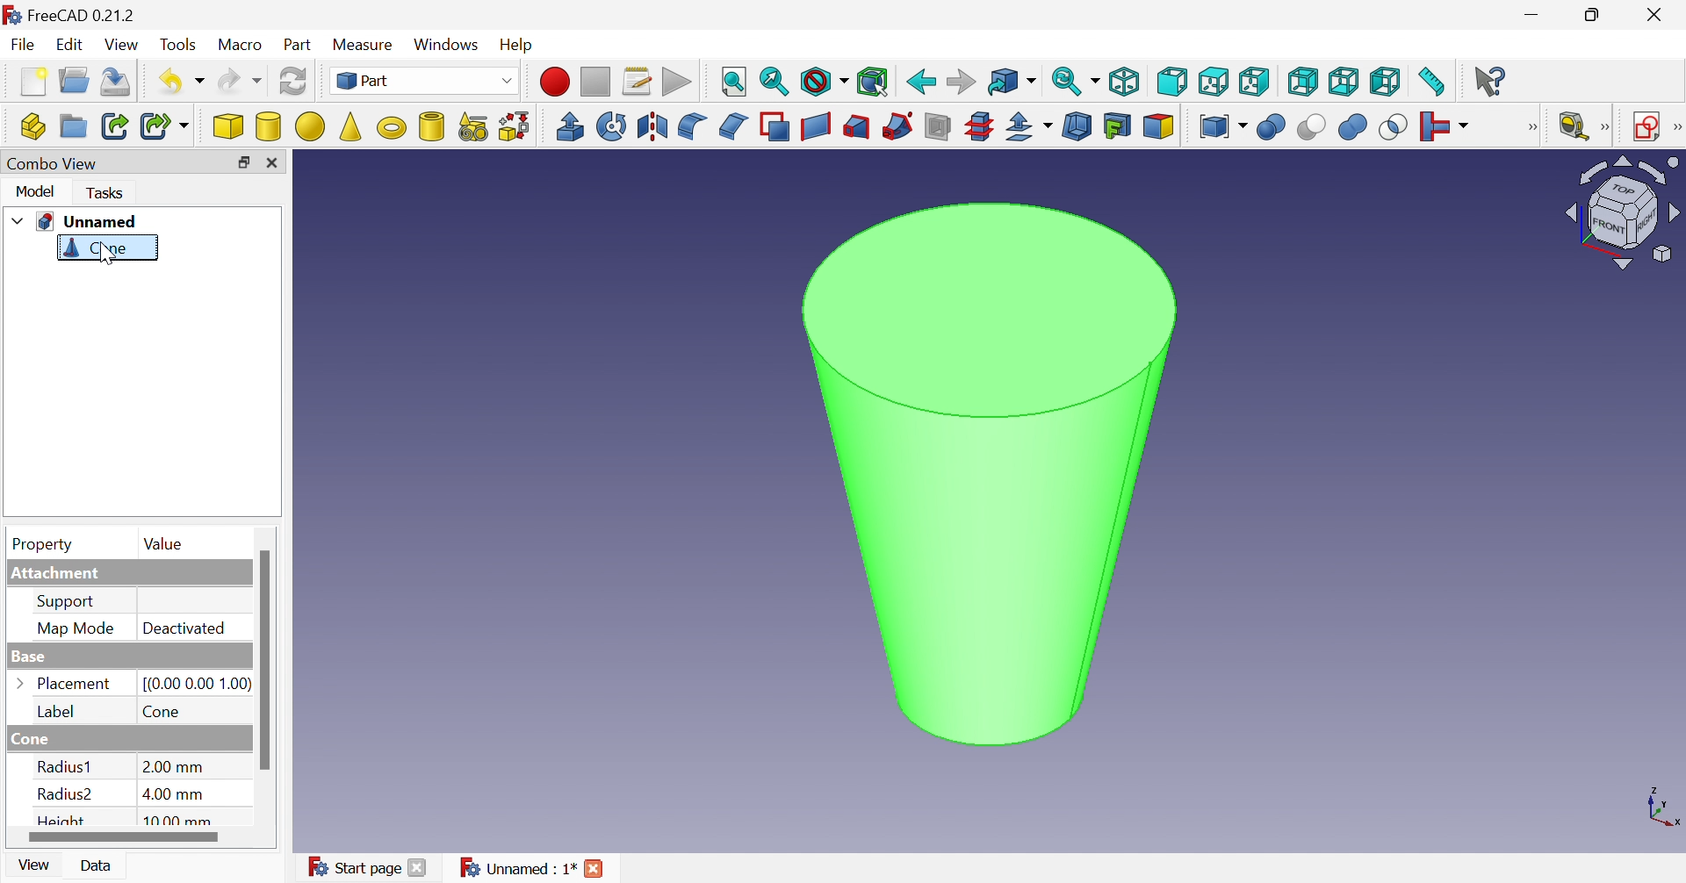  I want to click on Revolve, so click(610, 126).